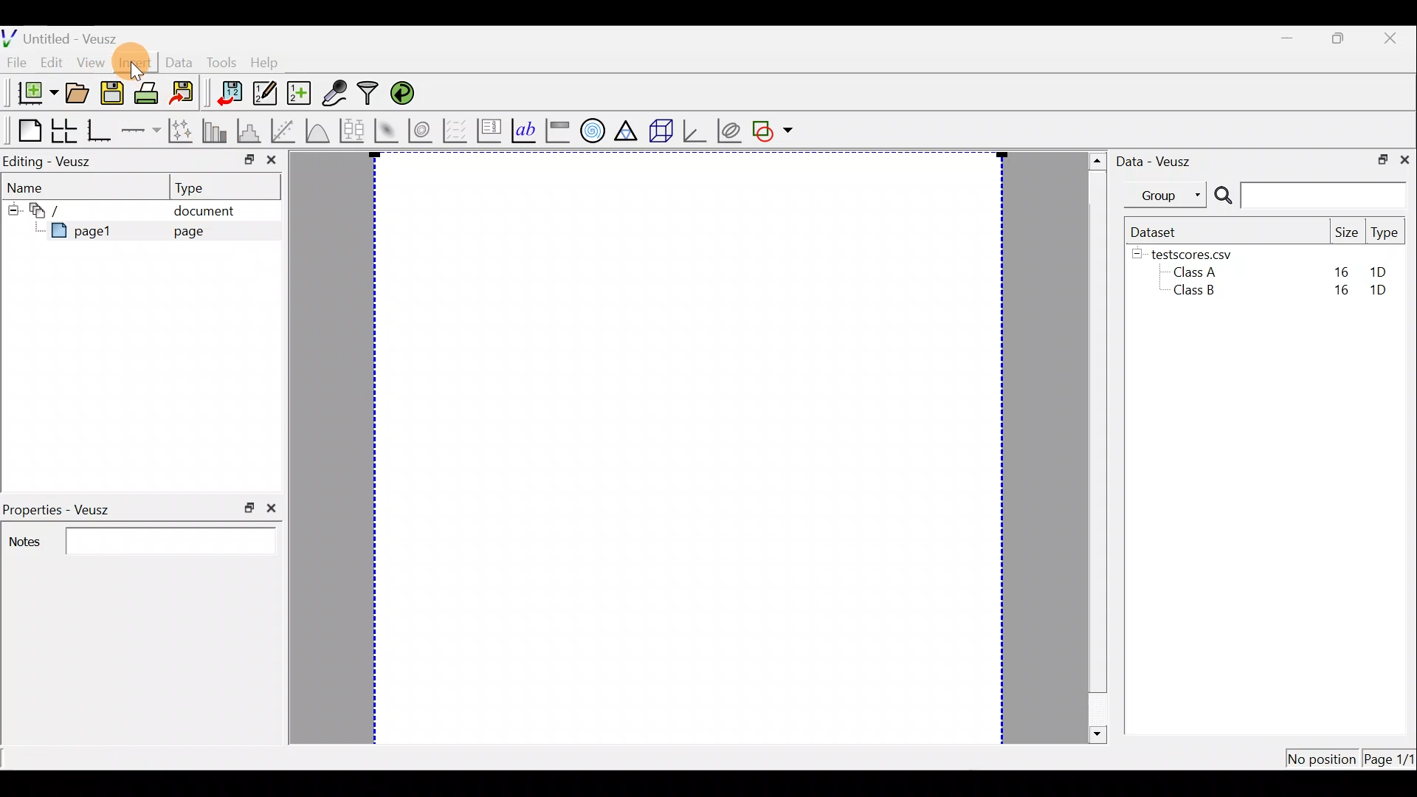 This screenshot has width=1417, height=797. What do you see at coordinates (522, 130) in the screenshot?
I see `Text label` at bounding box center [522, 130].